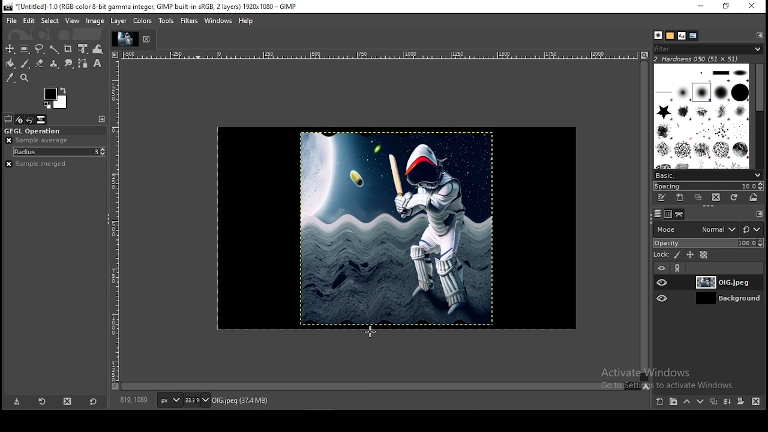 The height and width of the screenshot is (432, 768). Describe the element at coordinates (664, 282) in the screenshot. I see `layer visibility` at that location.